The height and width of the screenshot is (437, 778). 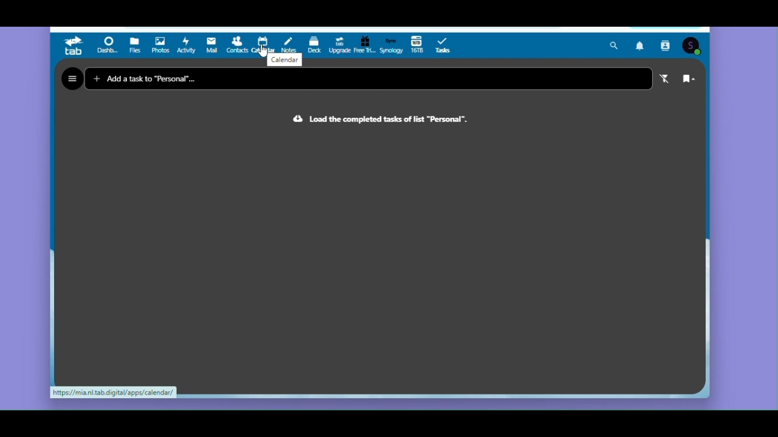 What do you see at coordinates (289, 43) in the screenshot?
I see `Notes` at bounding box center [289, 43].